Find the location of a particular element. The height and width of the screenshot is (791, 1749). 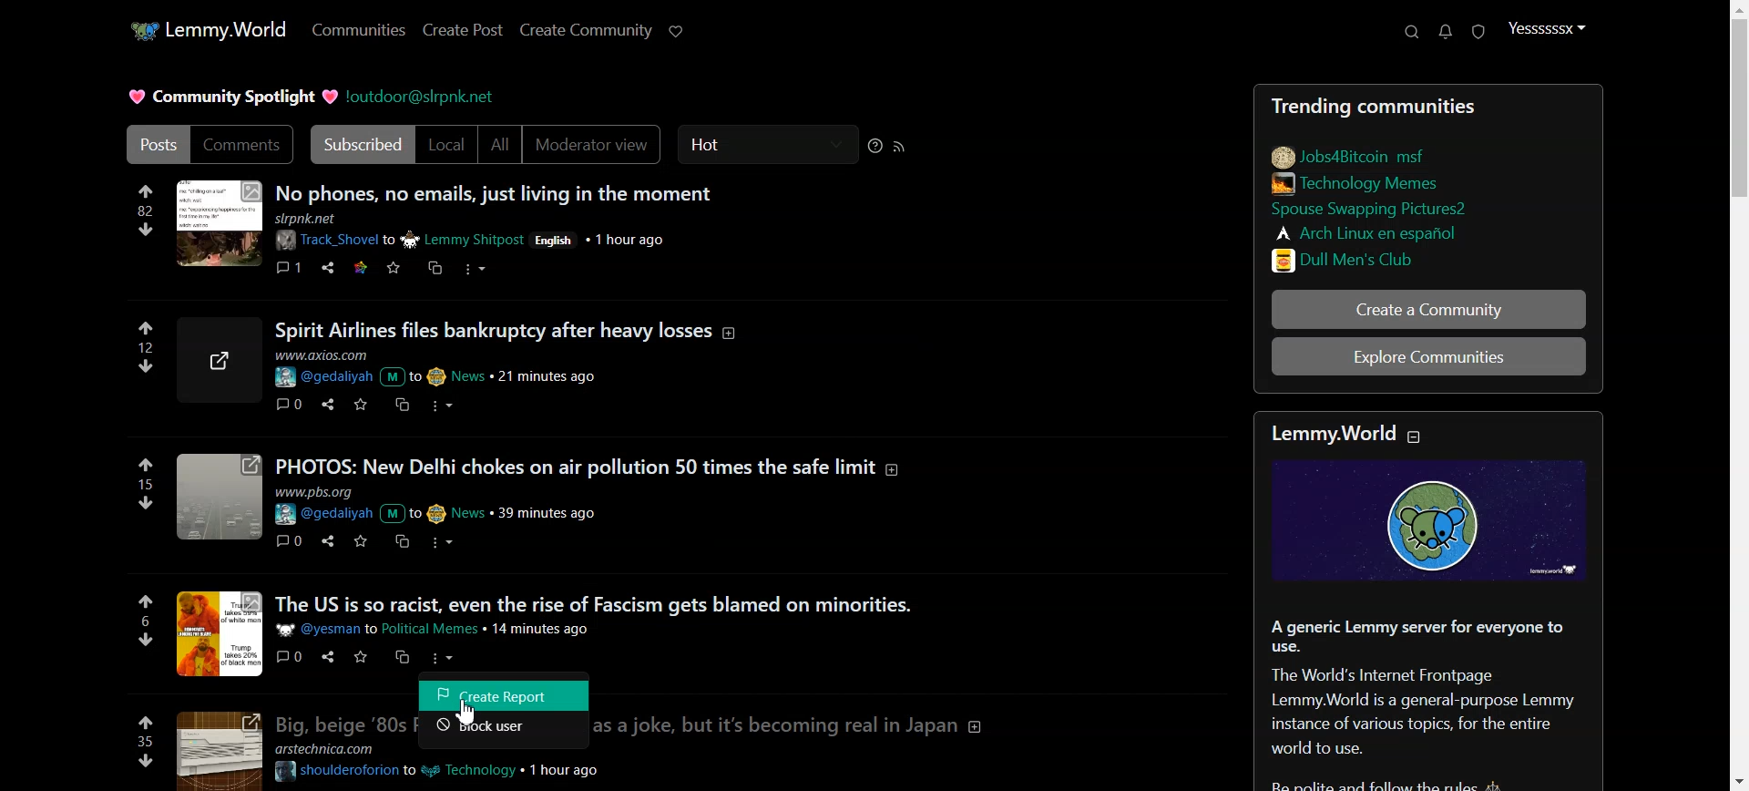

Explore Communities is located at coordinates (1430, 359).